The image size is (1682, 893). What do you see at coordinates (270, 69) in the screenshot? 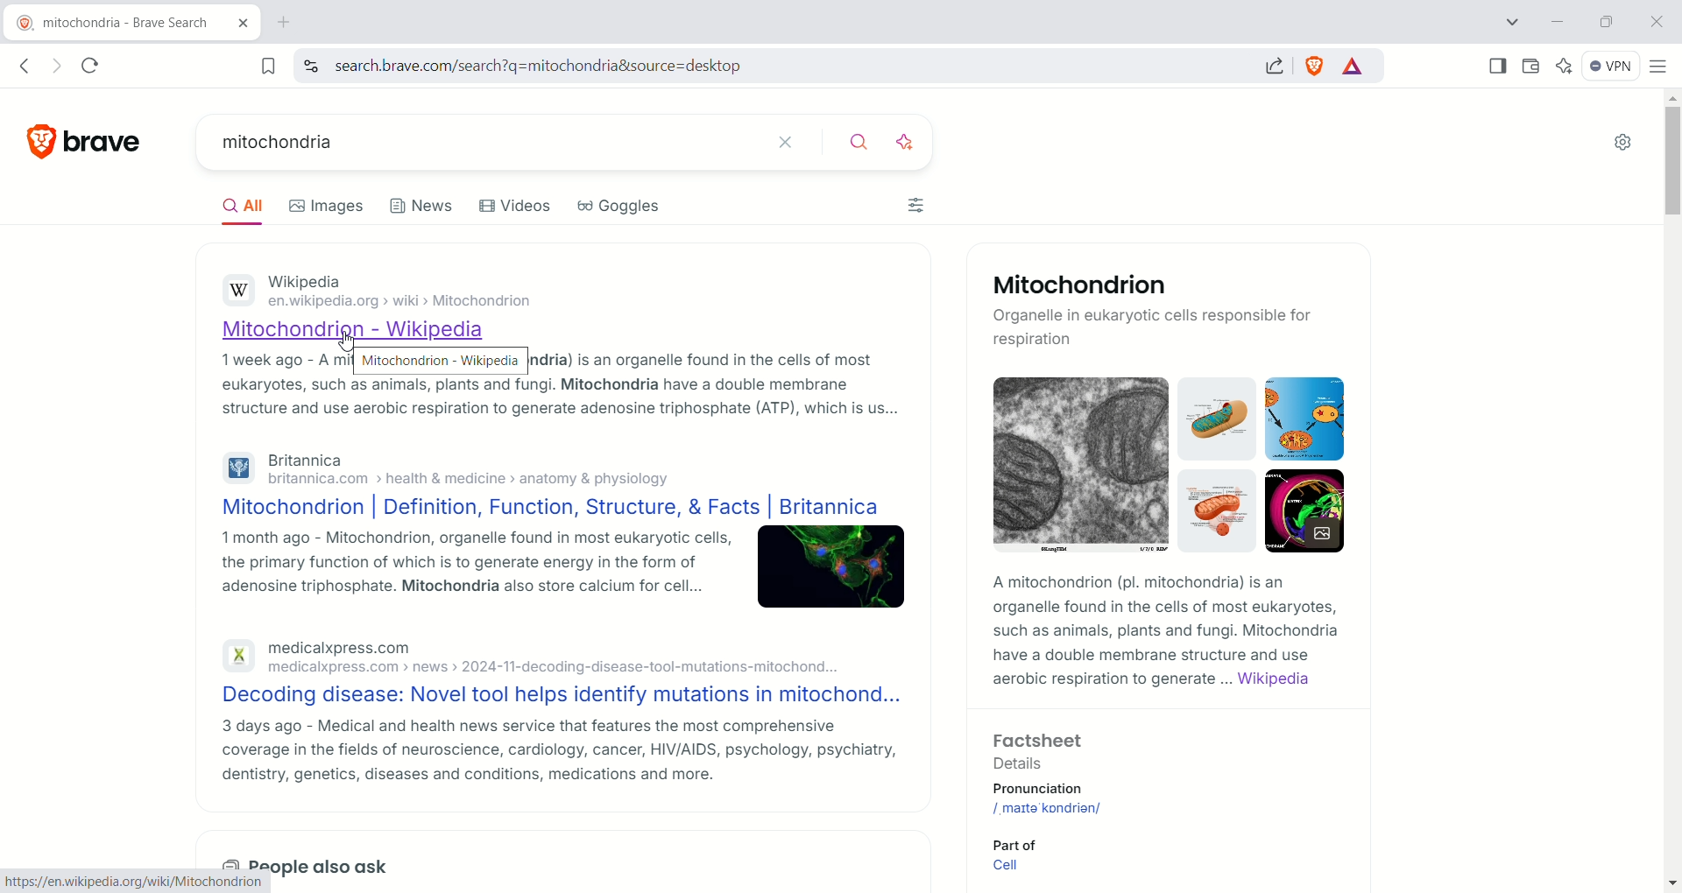
I see `bookmark` at bounding box center [270, 69].